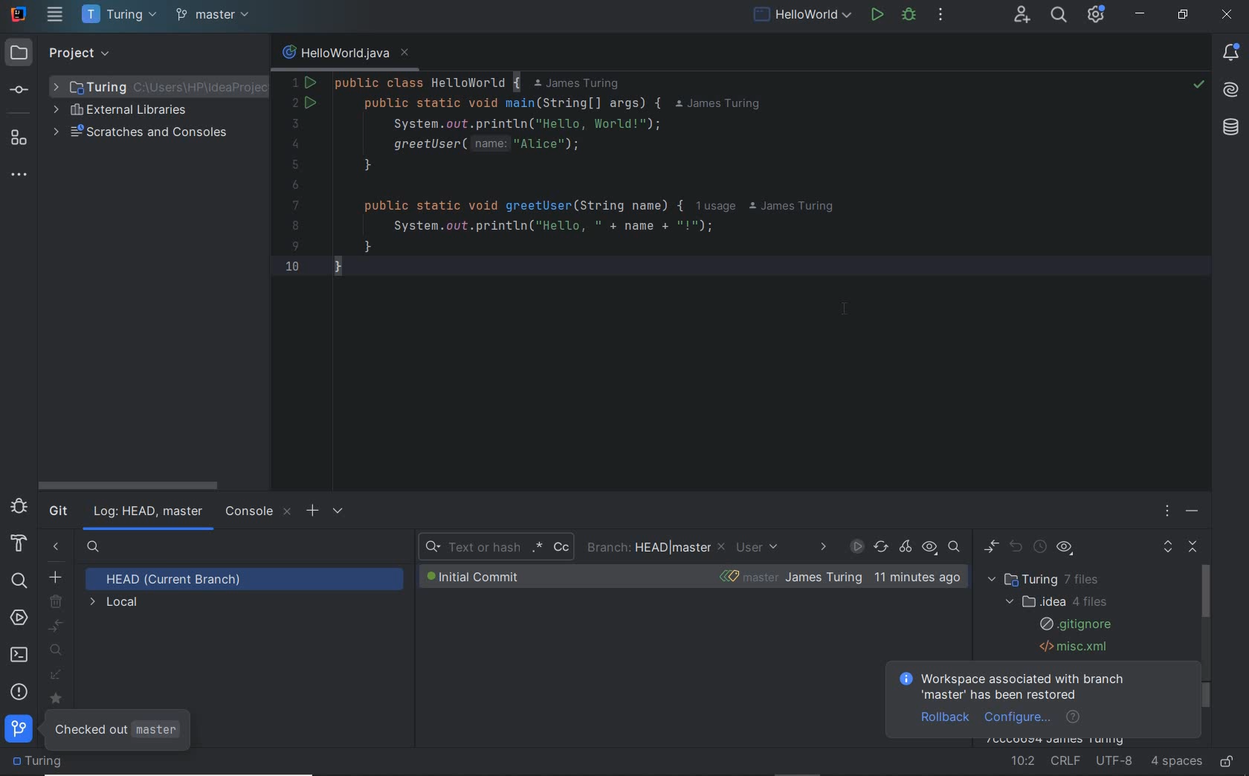 The width and height of the screenshot is (1249, 776). What do you see at coordinates (1207, 638) in the screenshot?
I see `scrollbar` at bounding box center [1207, 638].